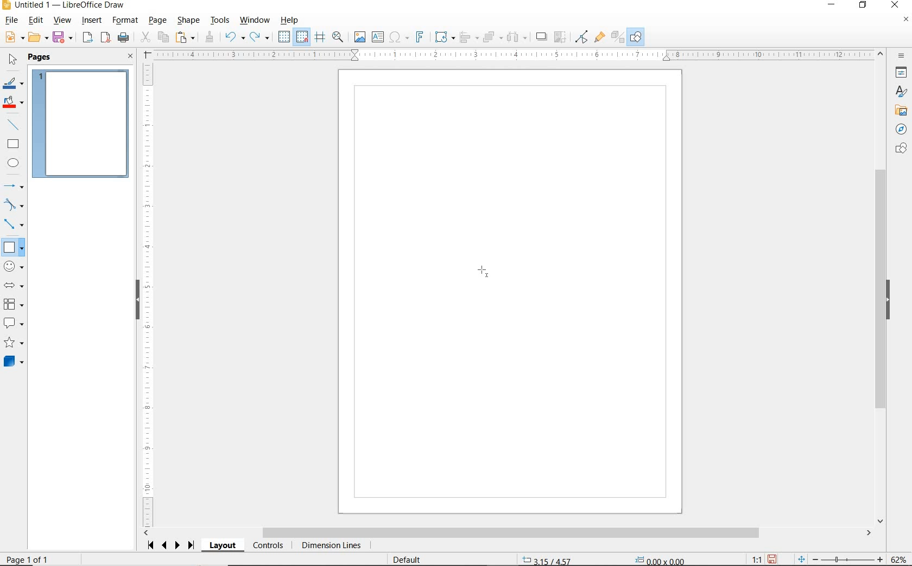 Image resolution: width=912 pixels, height=566 pixels. What do you see at coordinates (419, 37) in the screenshot?
I see `INSERT FRONTWORK TEXT` at bounding box center [419, 37].